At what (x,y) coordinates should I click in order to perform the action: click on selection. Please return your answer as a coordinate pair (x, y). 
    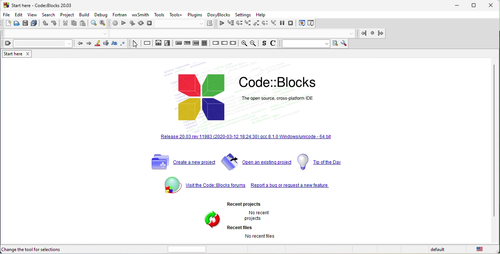
    Looking at the image, I should click on (169, 43).